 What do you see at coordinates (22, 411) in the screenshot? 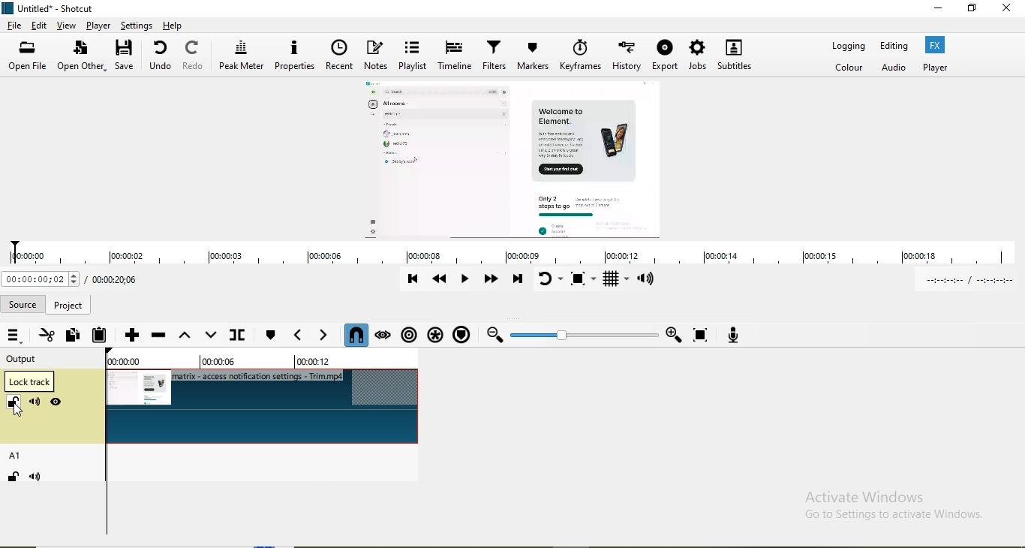
I see `cursor` at bounding box center [22, 411].